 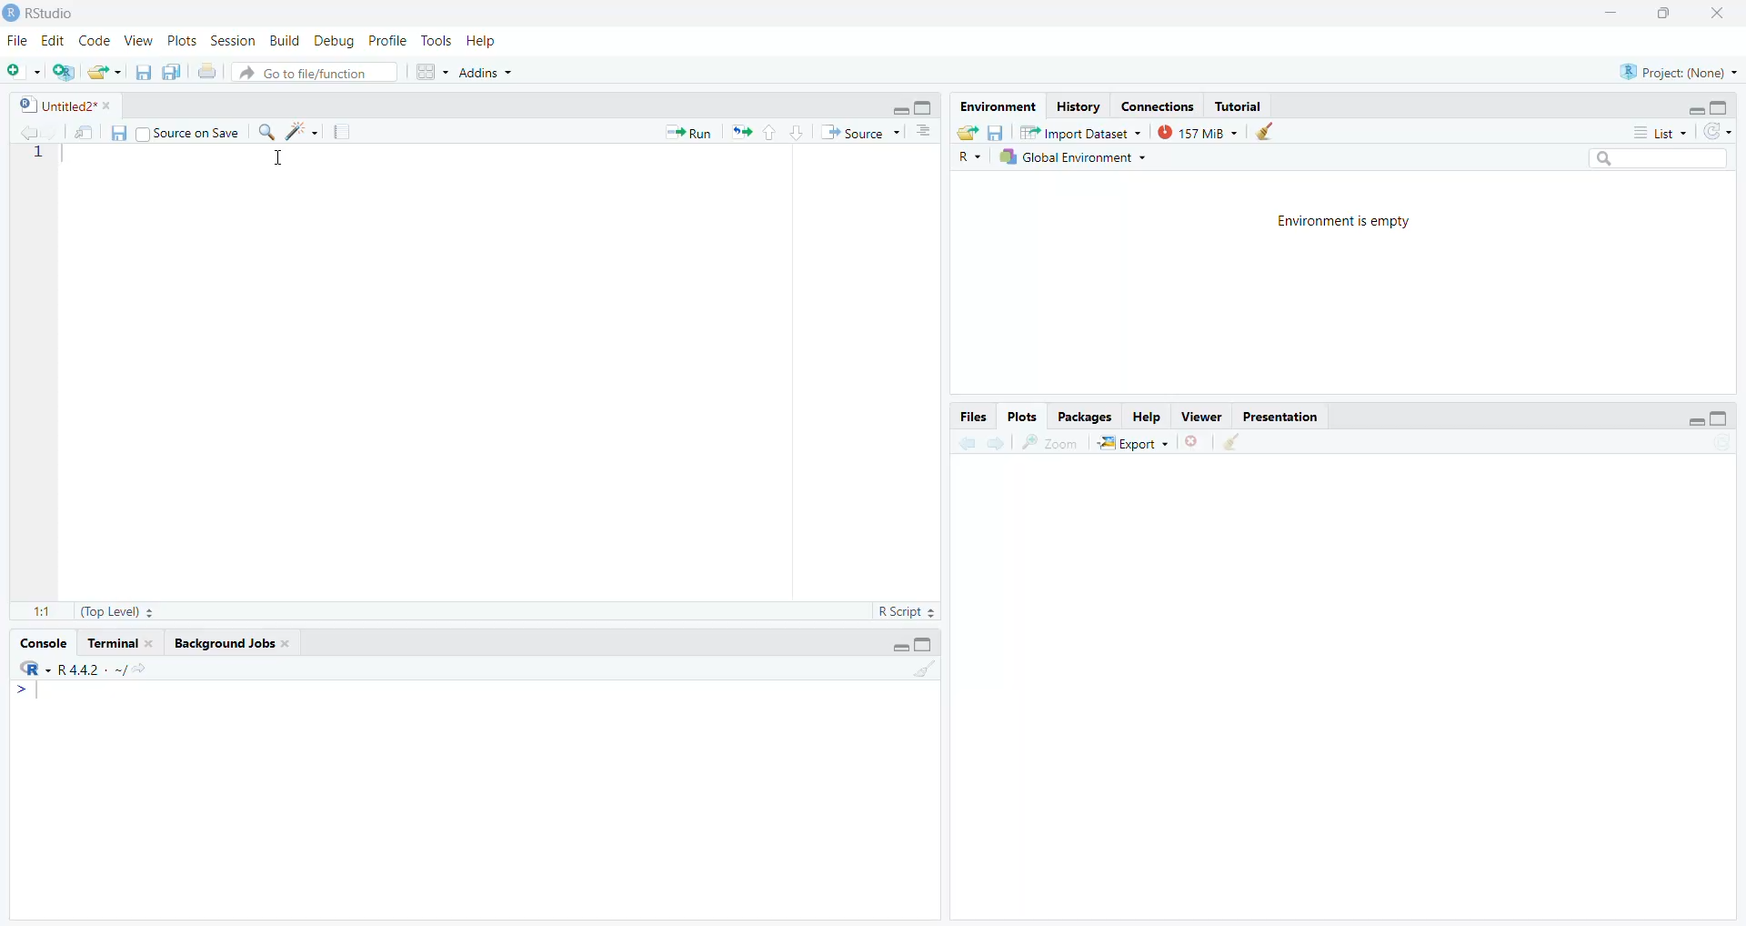 I want to click on refresh the list of objects in the environment, so click(x=1720, y=132).